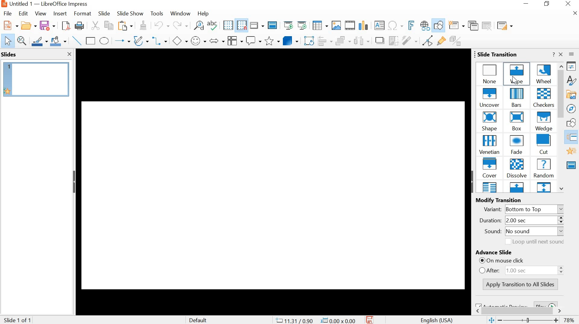 The height and width of the screenshot is (324, 579). I want to click on HIDE, so click(471, 182).